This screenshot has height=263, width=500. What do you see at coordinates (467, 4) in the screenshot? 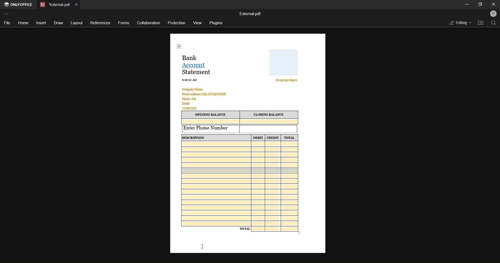
I see `minimize` at bounding box center [467, 4].